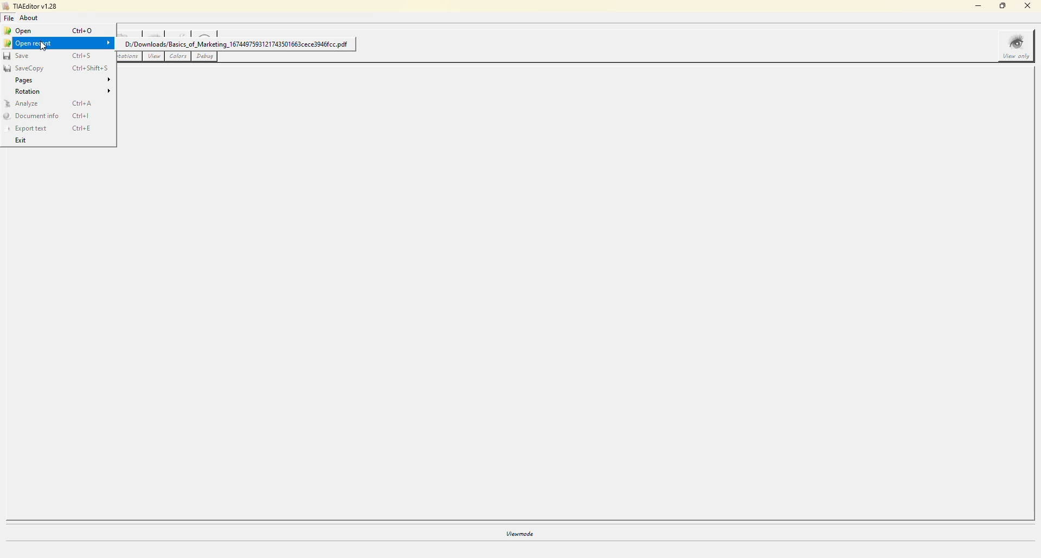  Describe the element at coordinates (518, 537) in the screenshot. I see `viewmode` at that location.